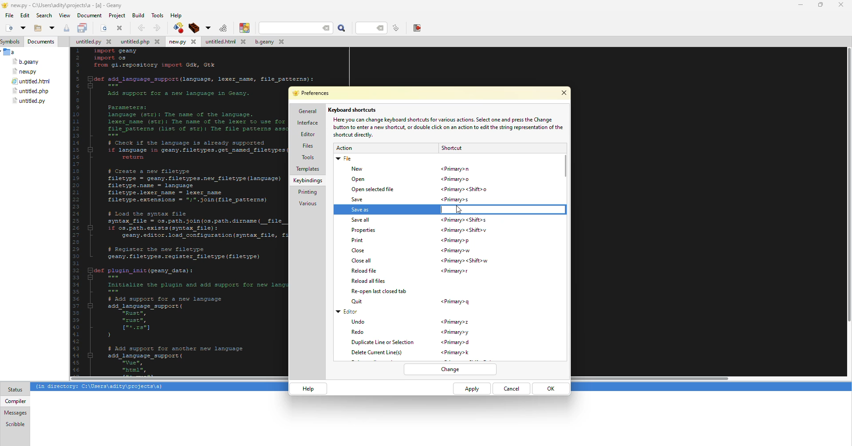 This screenshot has width=852, height=446. Describe the element at coordinates (470, 389) in the screenshot. I see `apply` at that location.